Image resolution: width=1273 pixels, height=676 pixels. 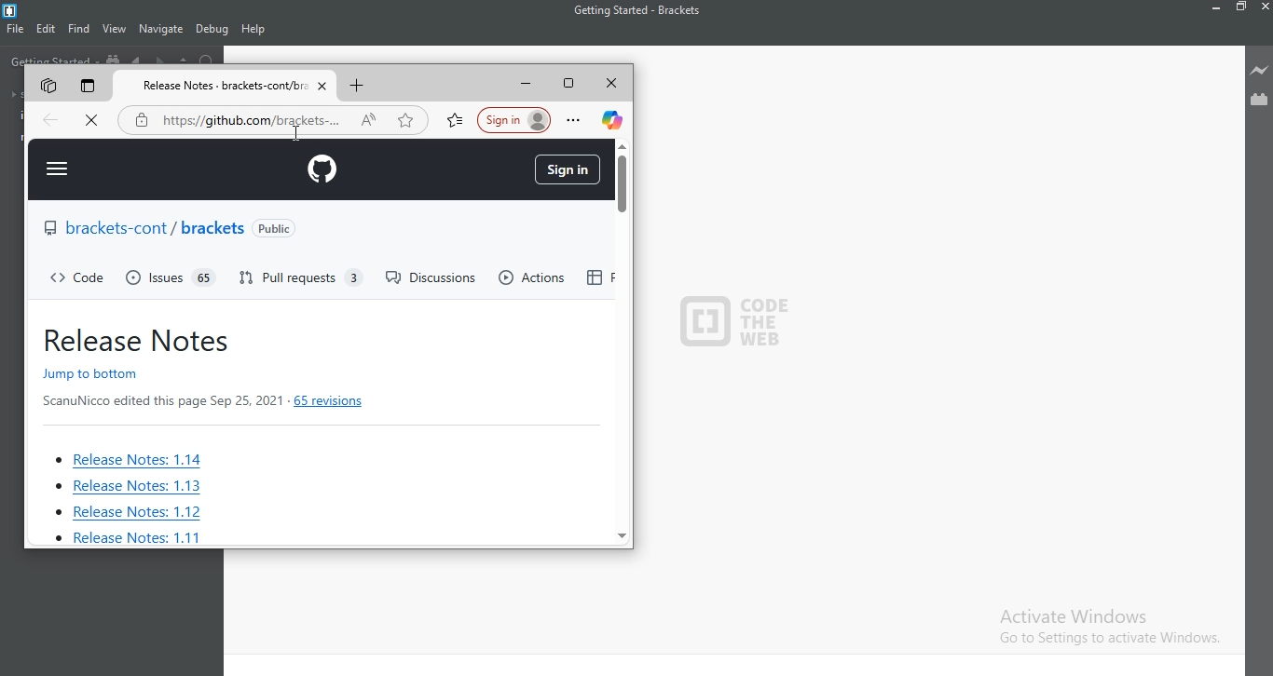 What do you see at coordinates (129, 537) in the screenshot?
I see `release notes 1.11` at bounding box center [129, 537].